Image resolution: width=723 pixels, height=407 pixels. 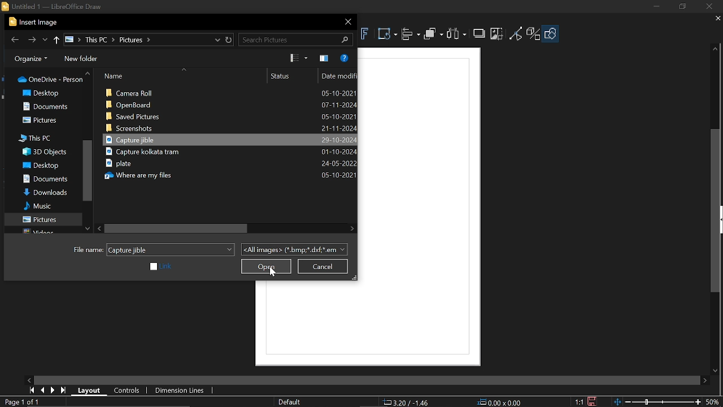 I want to click on Back, so click(x=15, y=39).